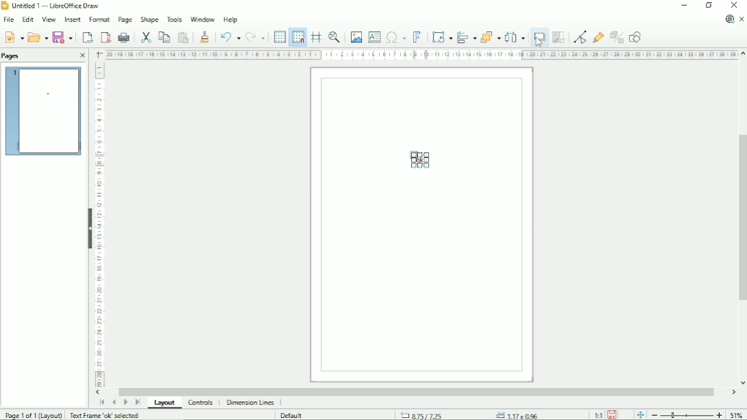  What do you see at coordinates (87, 38) in the screenshot?
I see `Export` at bounding box center [87, 38].